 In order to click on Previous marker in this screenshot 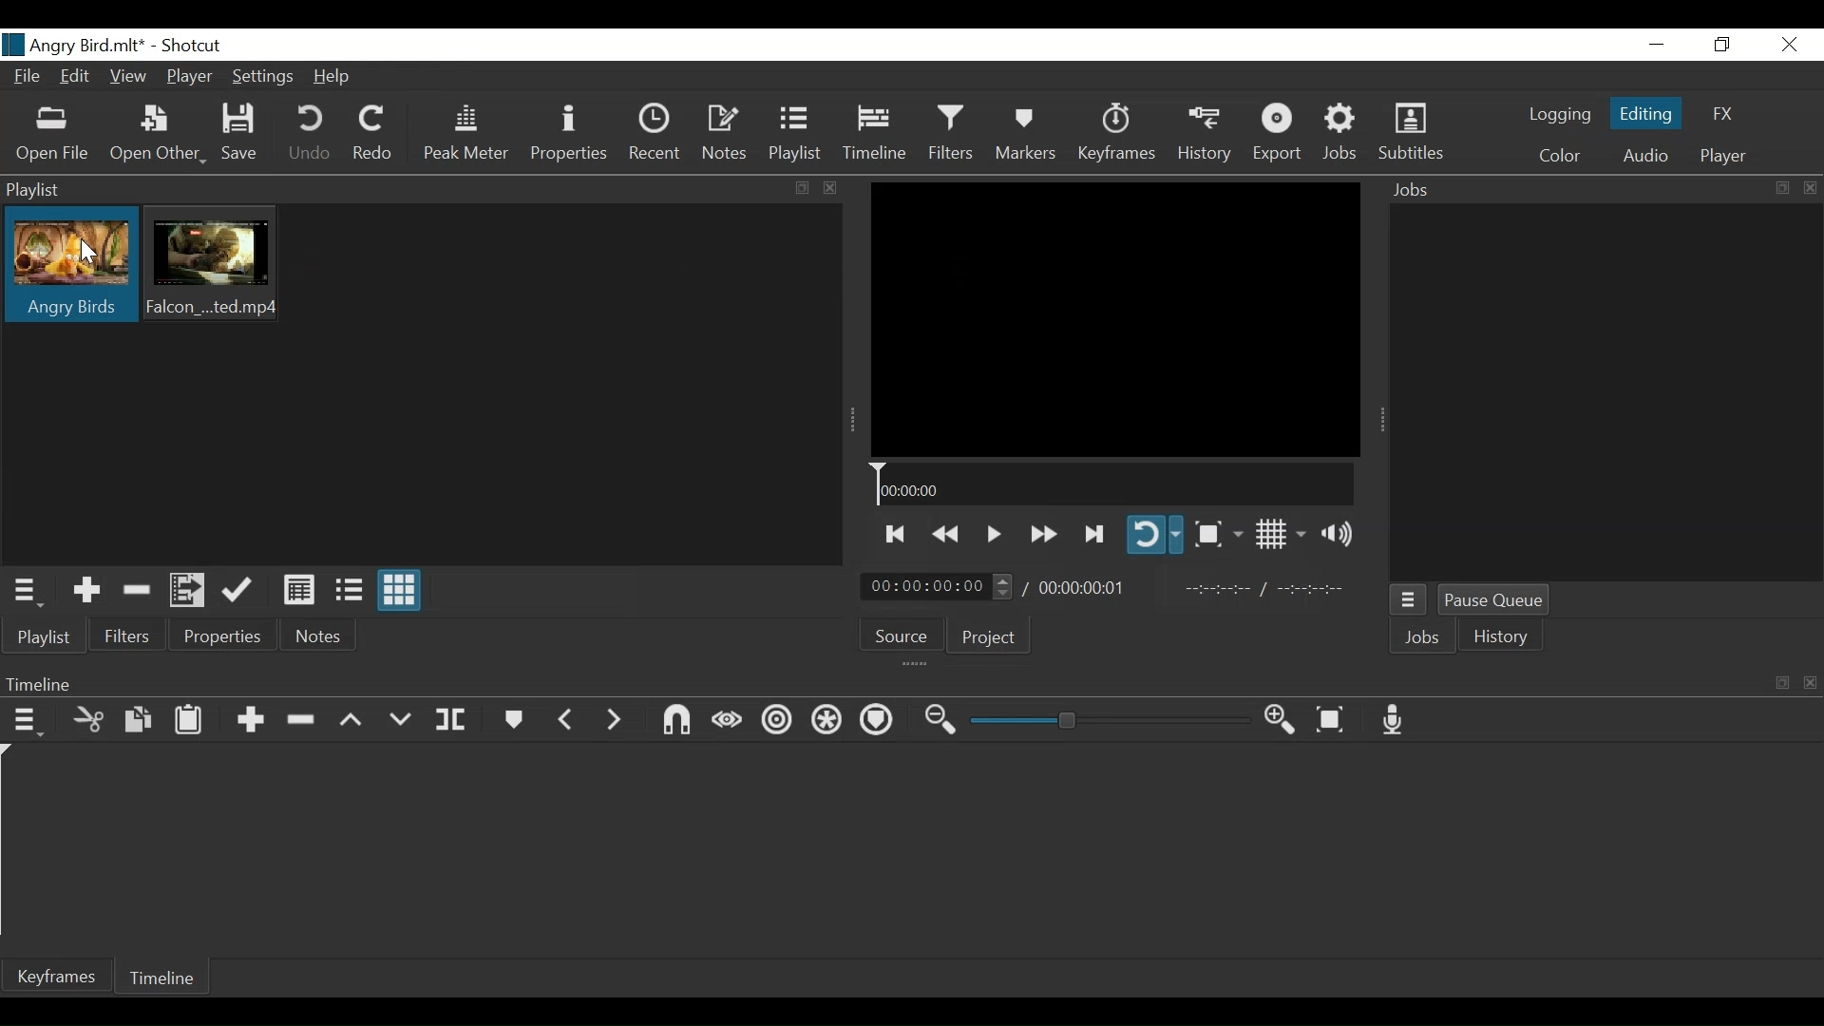, I will do `click(568, 719)`.